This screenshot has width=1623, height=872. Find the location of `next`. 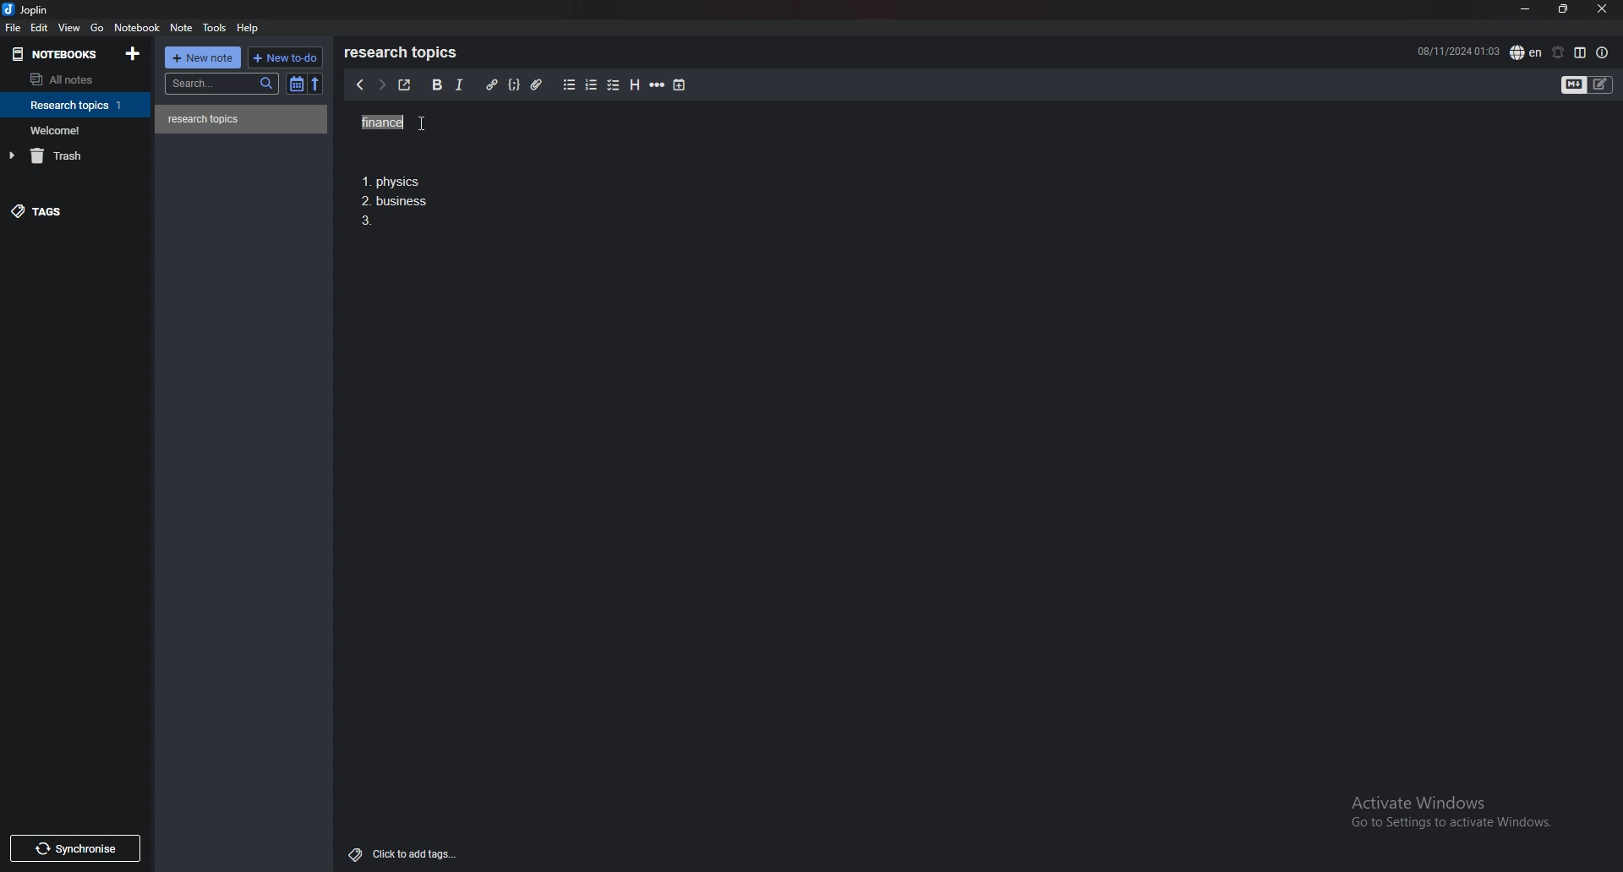

next is located at coordinates (380, 86).